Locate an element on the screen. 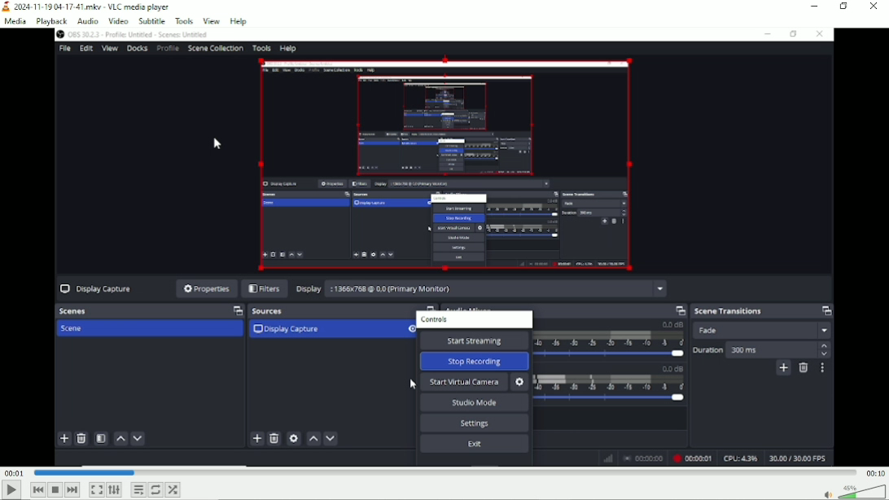 This screenshot has width=889, height=500. Elapsed time is located at coordinates (14, 472).